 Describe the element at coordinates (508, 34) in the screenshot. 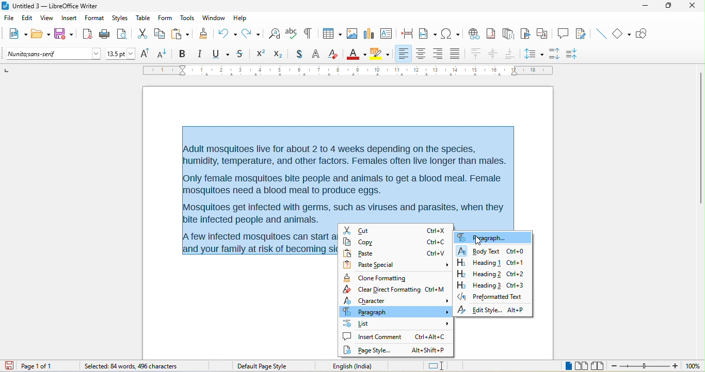

I see `endnote` at that location.